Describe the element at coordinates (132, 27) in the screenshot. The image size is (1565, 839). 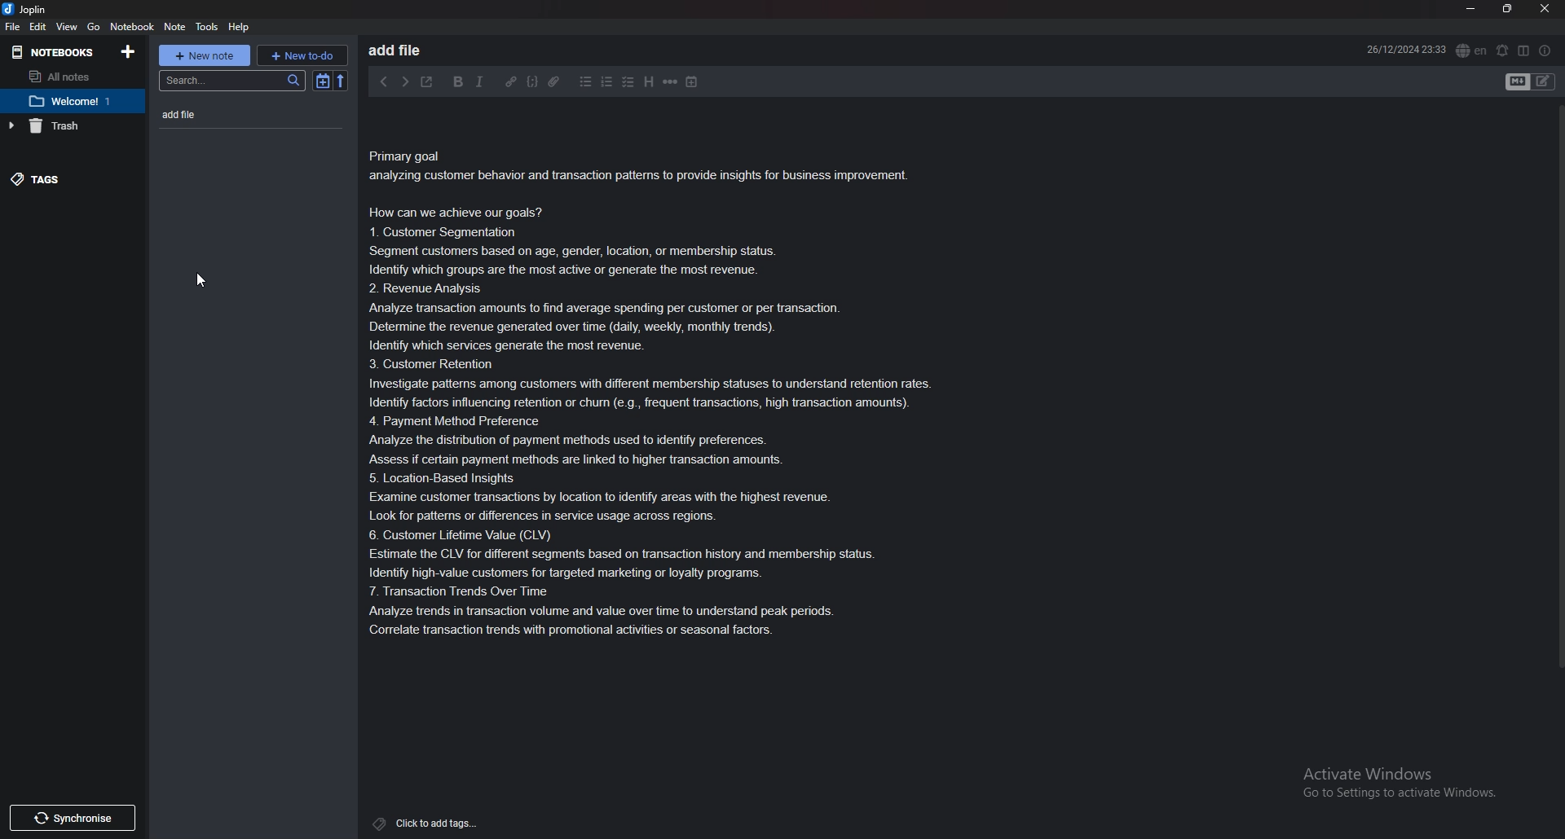
I see `Notebook` at that location.